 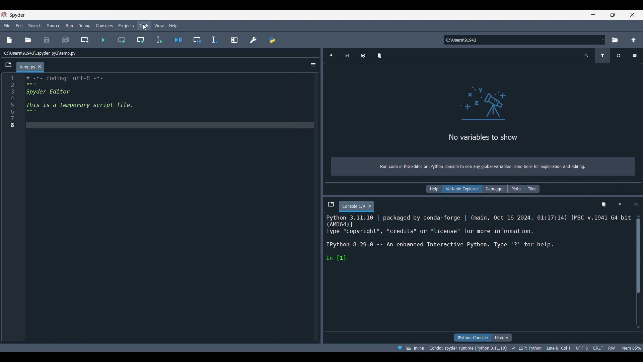 What do you see at coordinates (581, 348) in the screenshot?
I see `UTF-8` at bounding box center [581, 348].